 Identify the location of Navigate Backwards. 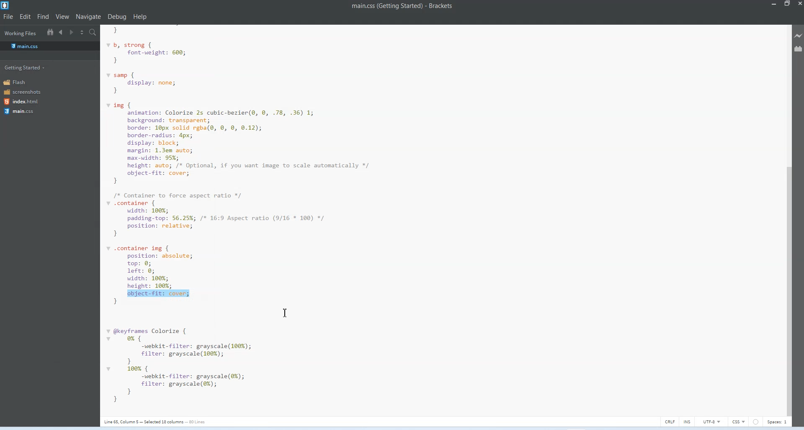
(61, 32).